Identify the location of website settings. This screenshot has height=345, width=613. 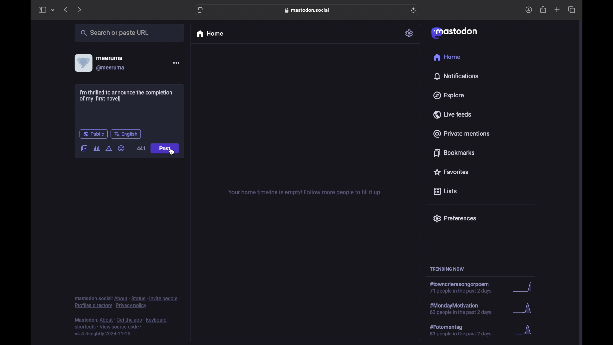
(201, 11).